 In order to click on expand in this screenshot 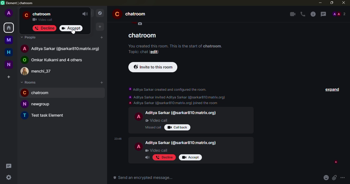, I will do `click(331, 89)`.